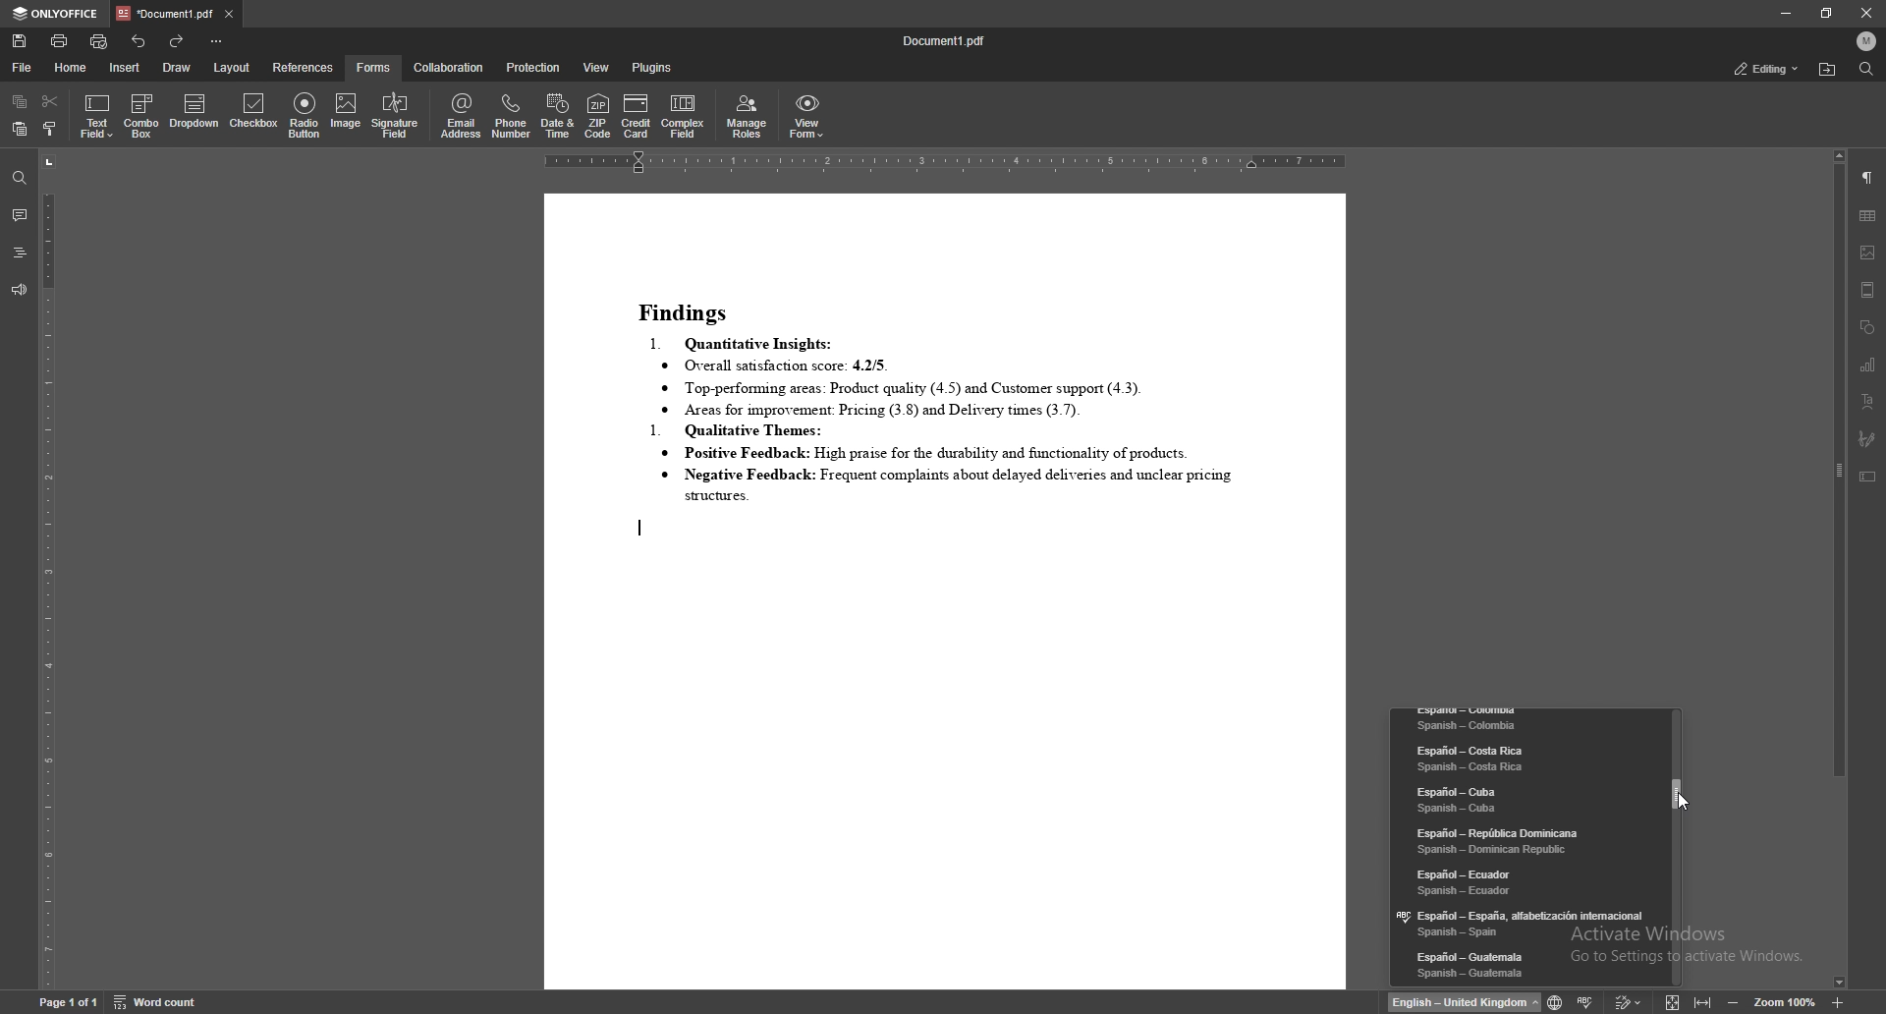 Image resolution: width=1886 pixels, height=1014 pixels. I want to click on find, so click(18, 177).